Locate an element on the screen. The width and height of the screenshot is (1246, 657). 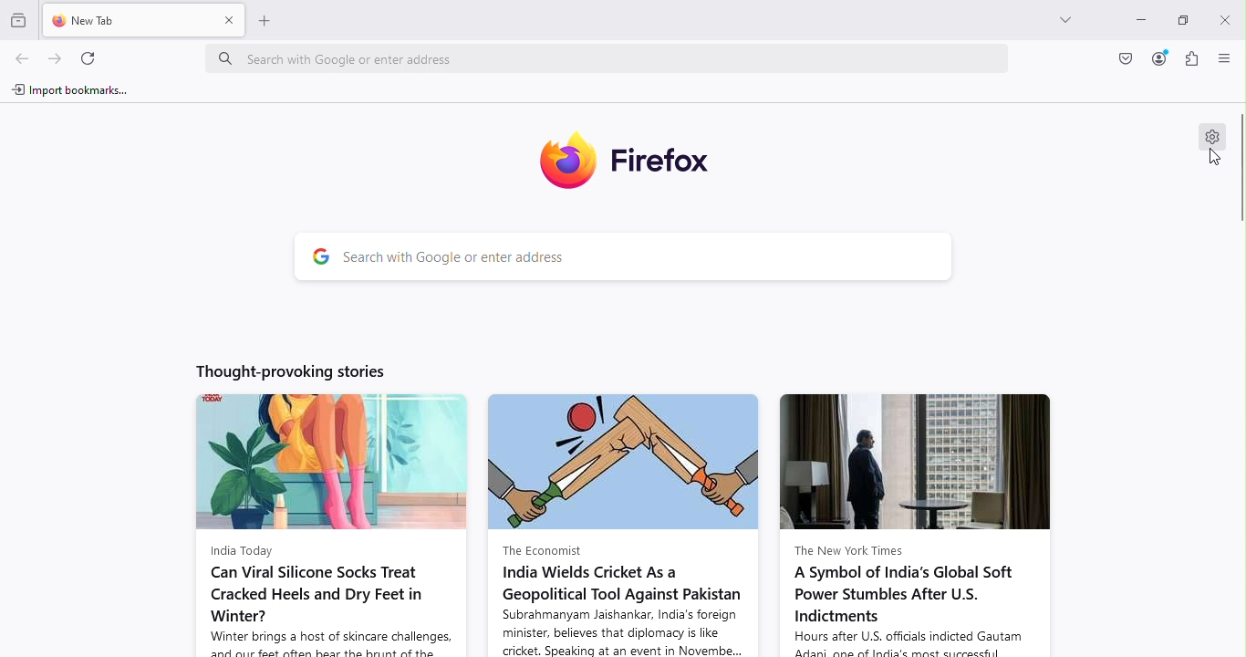
news article by economist is located at coordinates (626, 525).